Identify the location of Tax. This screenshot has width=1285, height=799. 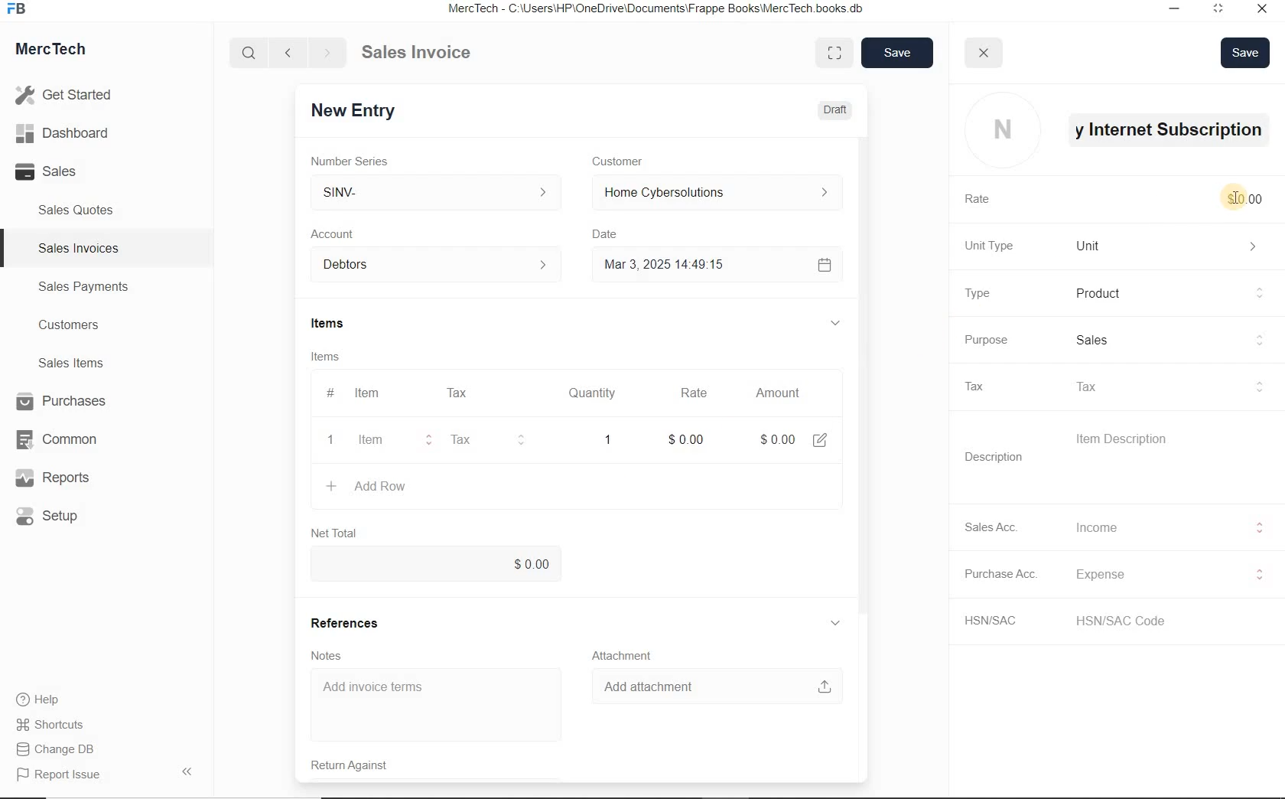
(981, 386).